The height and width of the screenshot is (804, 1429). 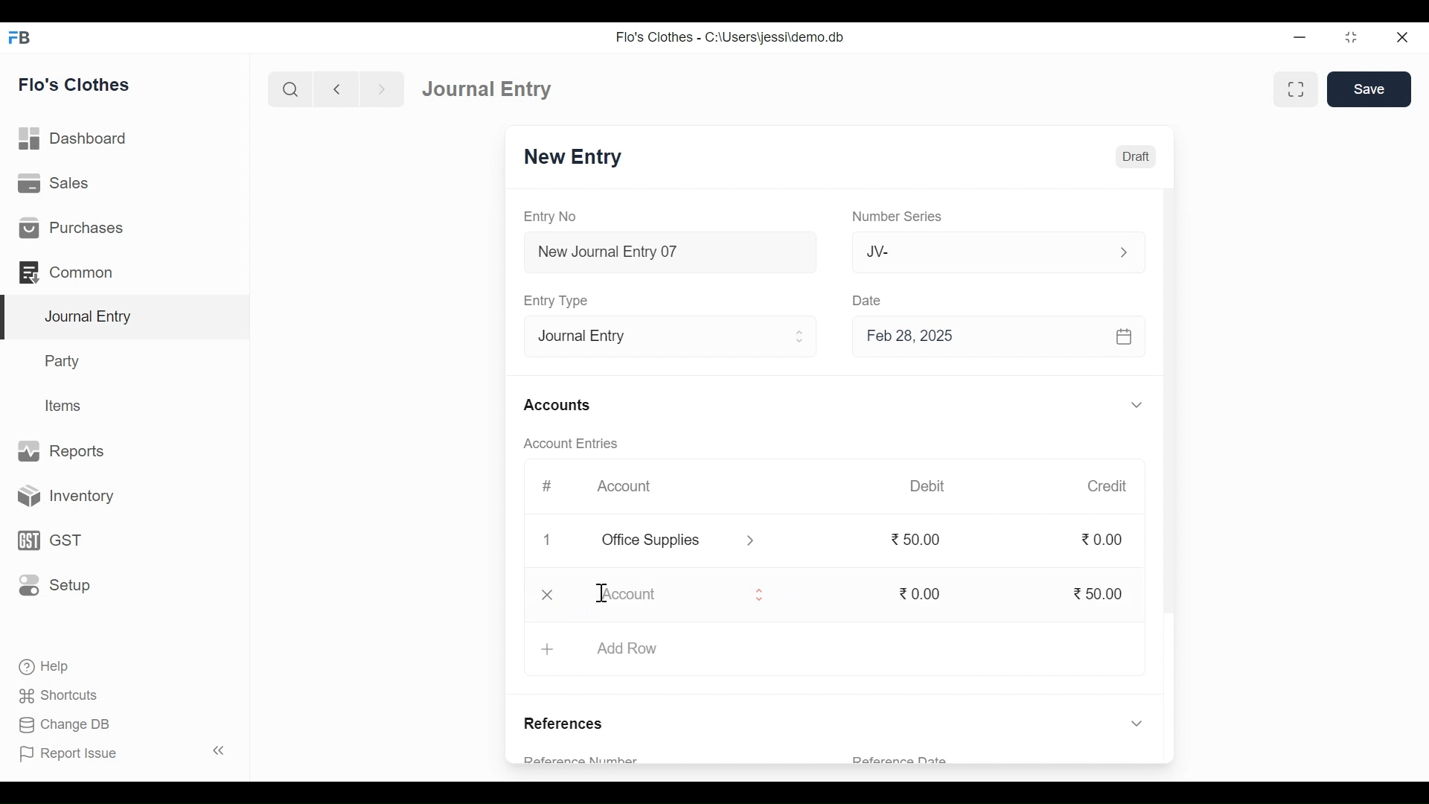 What do you see at coordinates (1099, 595) in the screenshot?
I see `50.00` at bounding box center [1099, 595].